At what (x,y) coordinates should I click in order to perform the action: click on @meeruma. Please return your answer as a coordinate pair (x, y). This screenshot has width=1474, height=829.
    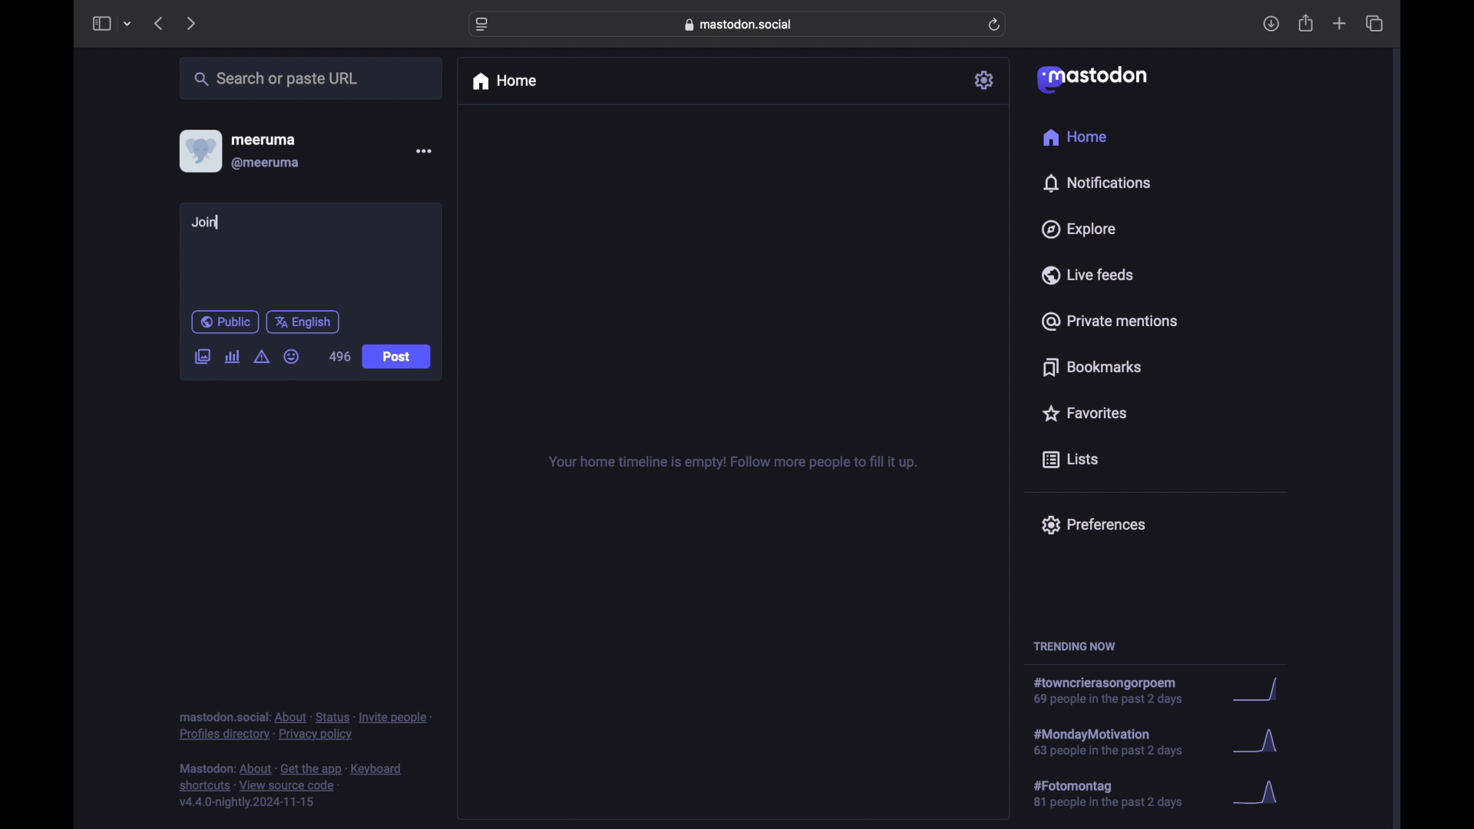
    Looking at the image, I should click on (266, 163).